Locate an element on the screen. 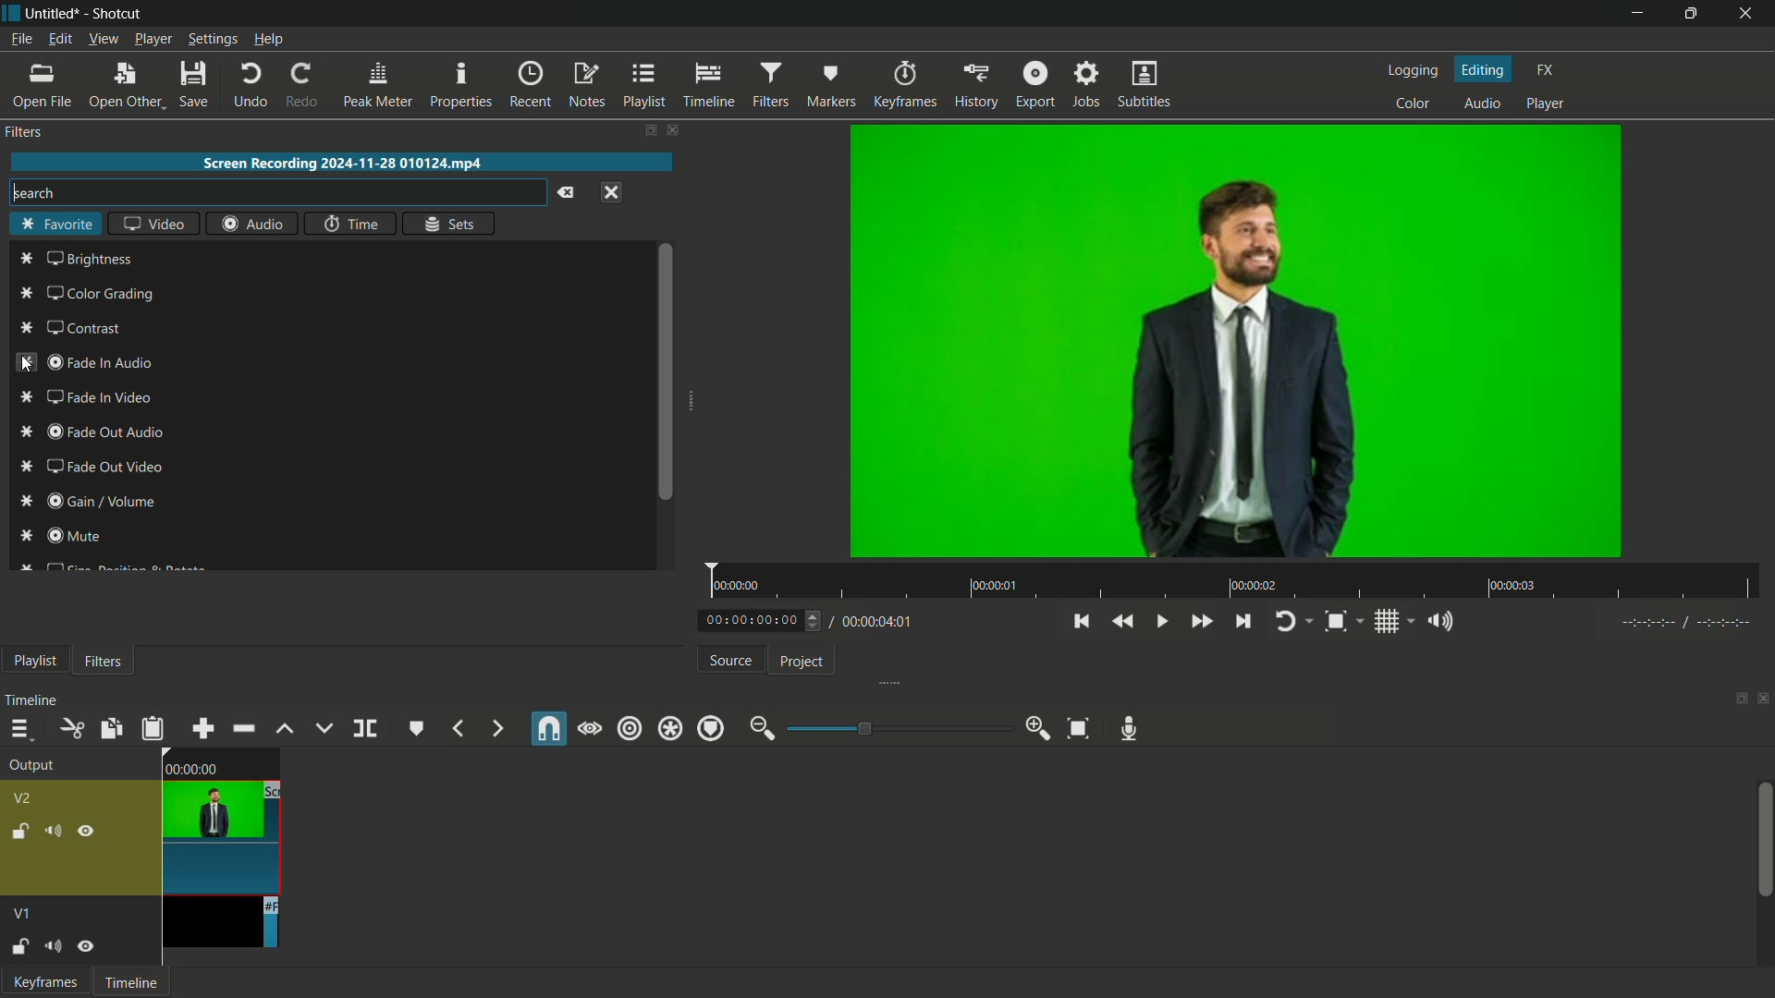  fade in audio is located at coordinates (86, 362).